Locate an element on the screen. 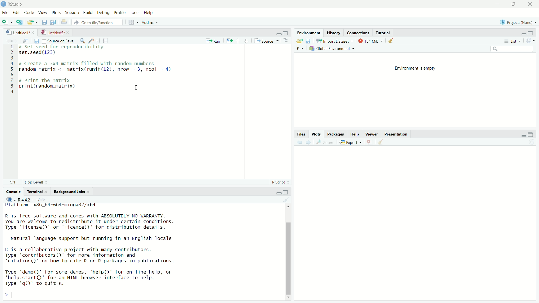 This screenshot has height=303, width=539. move is located at coordinates (230, 40).